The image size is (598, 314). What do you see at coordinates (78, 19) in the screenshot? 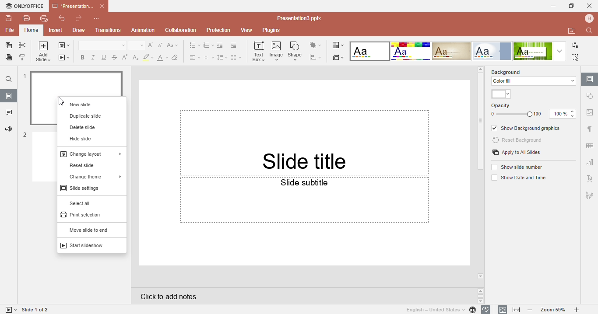
I see `Redo` at bounding box center [78, 19].